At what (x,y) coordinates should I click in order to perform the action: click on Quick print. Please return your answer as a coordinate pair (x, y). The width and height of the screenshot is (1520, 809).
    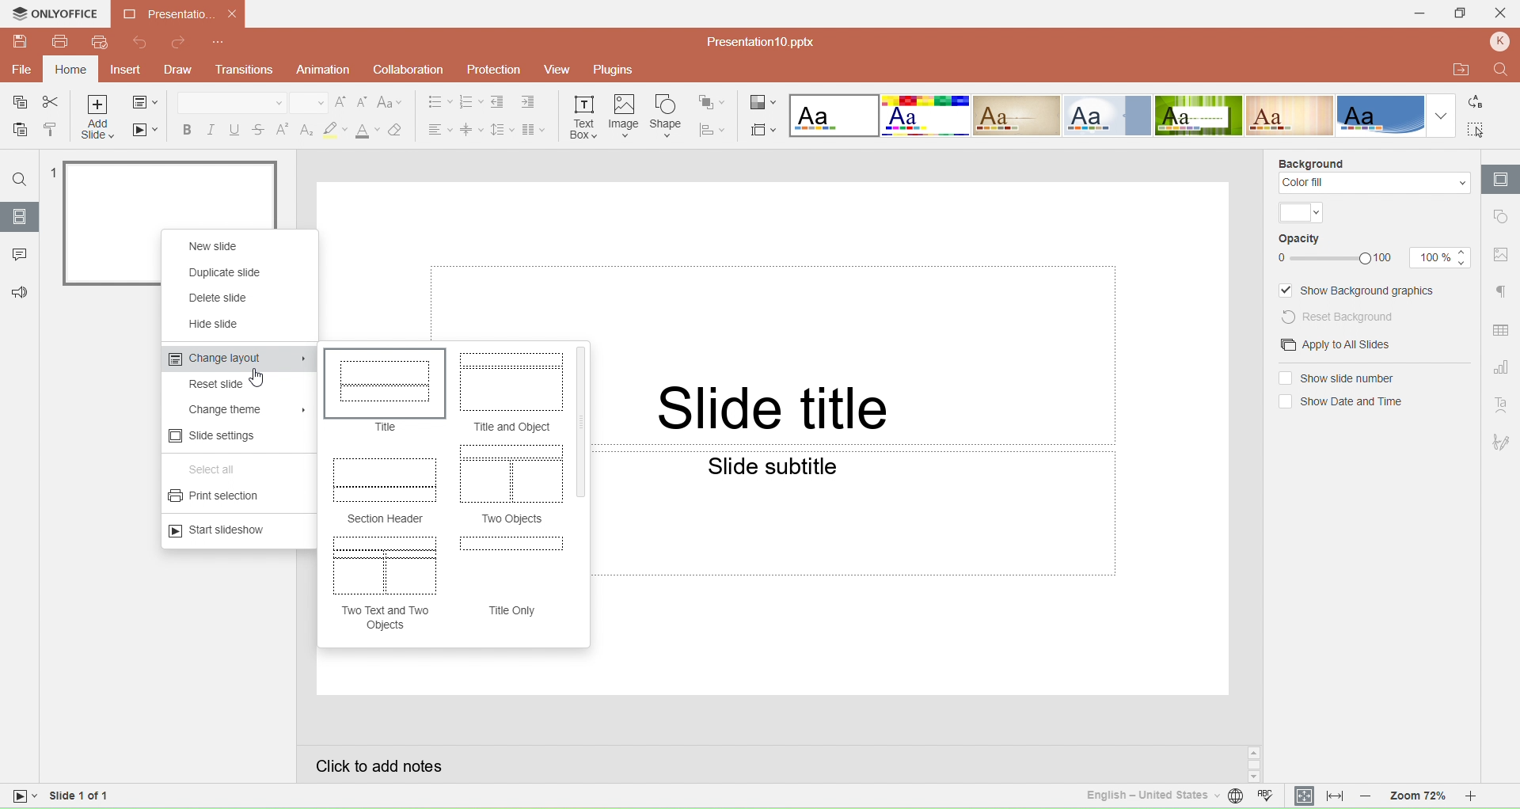
    Looking at the image, I should click on (99, 43).